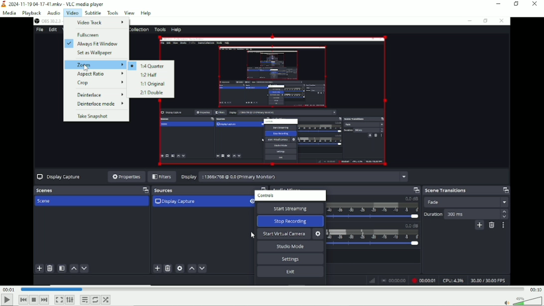  I want to click on restore down, so click(517, 4).